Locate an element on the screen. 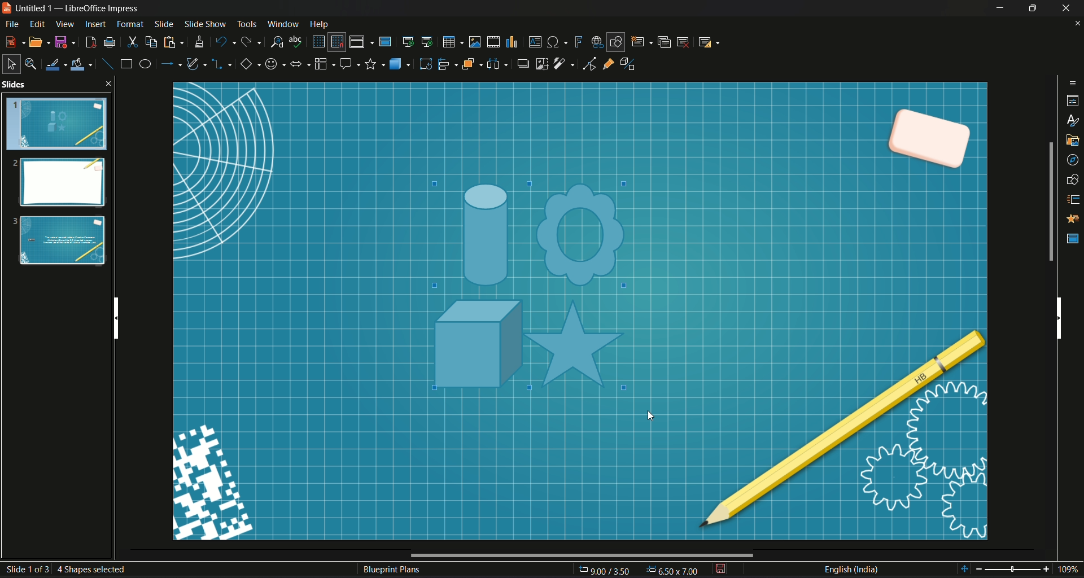 The height and width of the screenshot is (578, 1084). start from first slide is located at coordinates (407, 41).